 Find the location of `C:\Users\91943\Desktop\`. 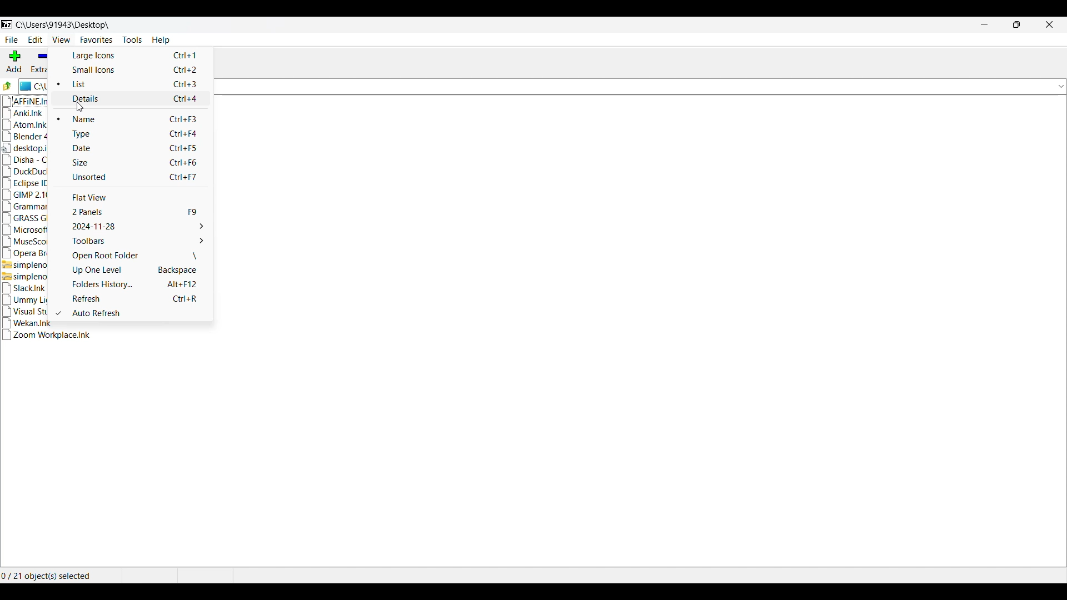

C:\Users\91943\Desktop\ is located at coordinates (64, 26).